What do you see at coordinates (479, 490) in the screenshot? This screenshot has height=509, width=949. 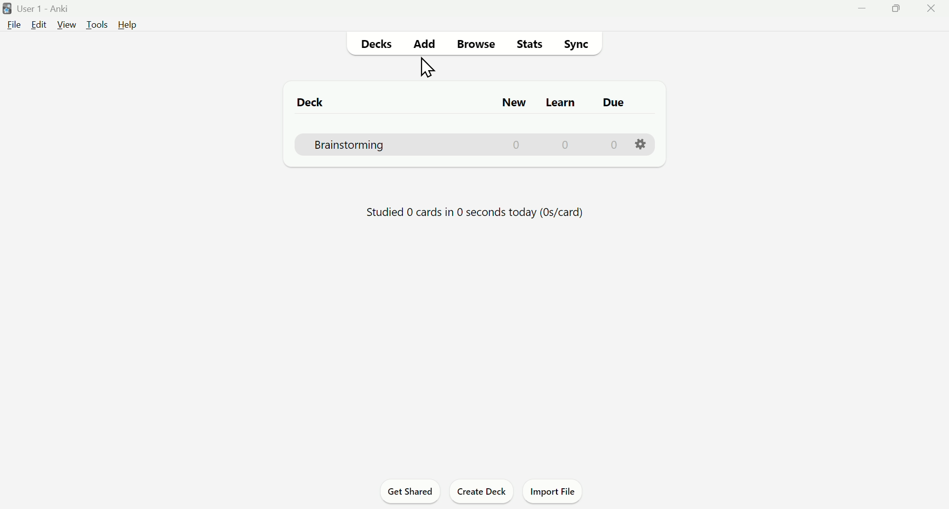 I see `Create Deck` at bounding box center [479, 490].